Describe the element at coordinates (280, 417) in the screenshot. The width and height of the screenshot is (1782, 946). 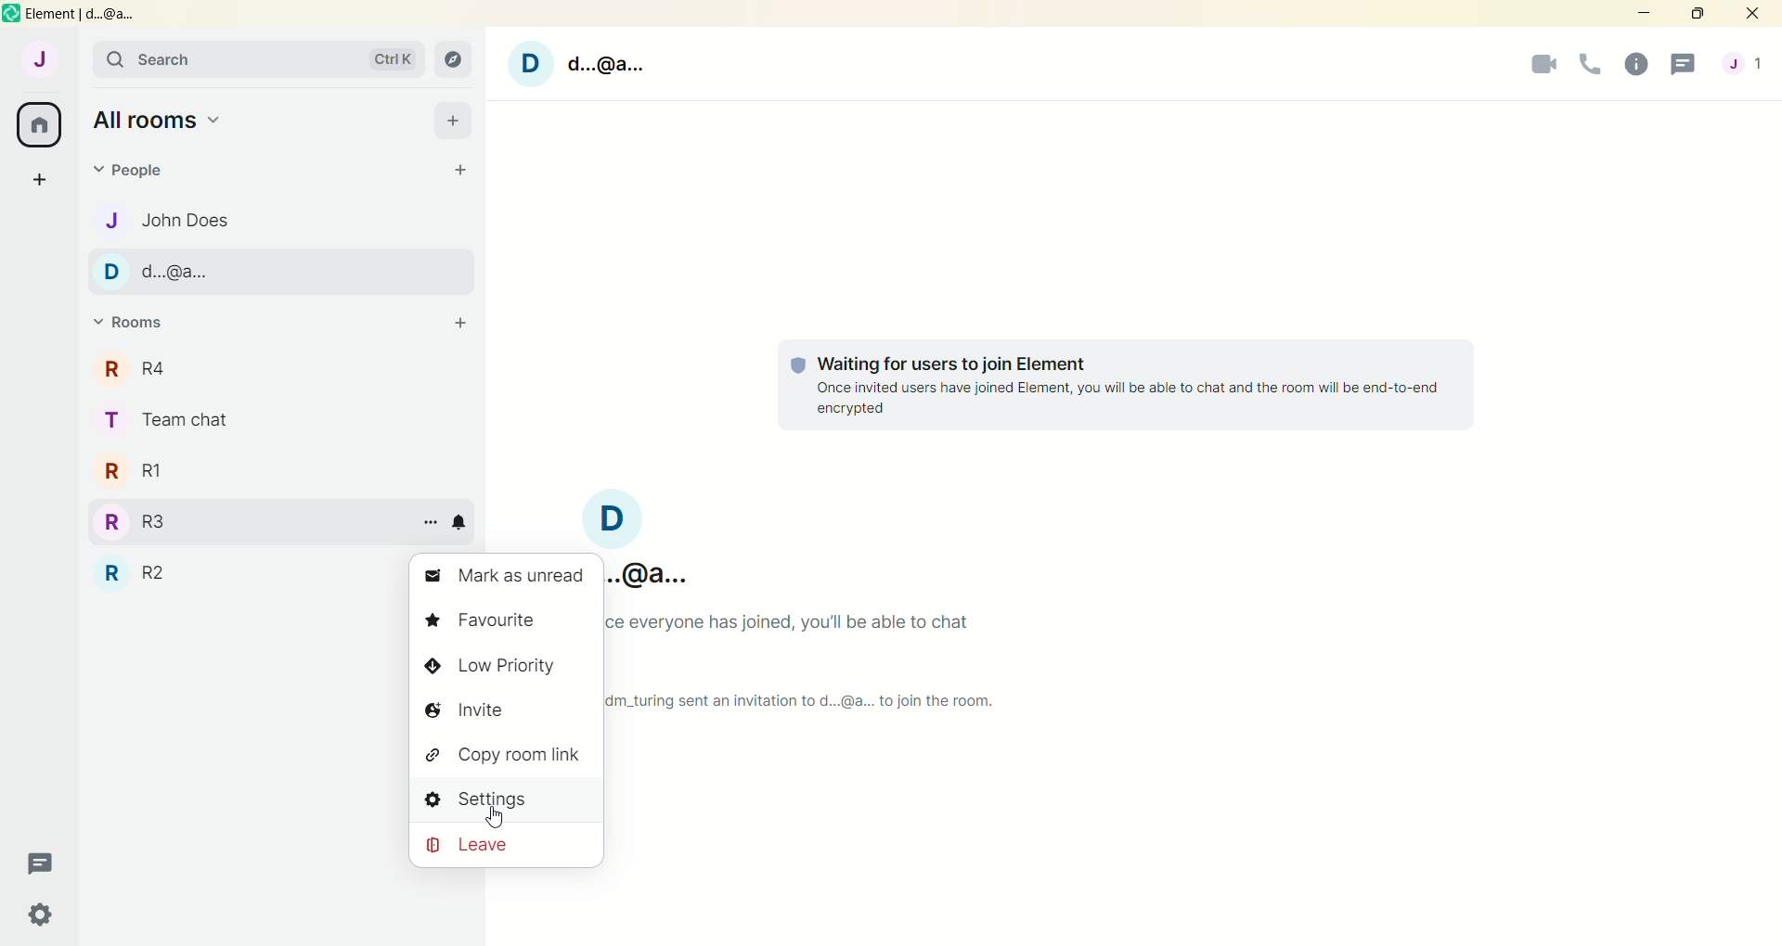
I see `team chat` at that location.